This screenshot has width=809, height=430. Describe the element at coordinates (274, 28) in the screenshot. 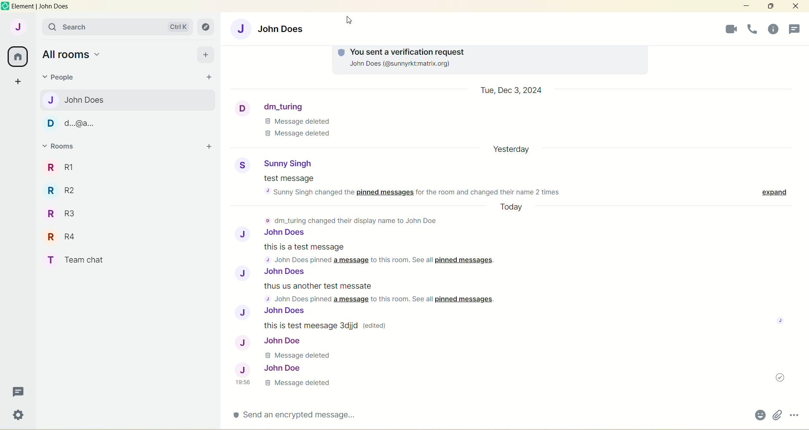

I see `John Does` at that location.